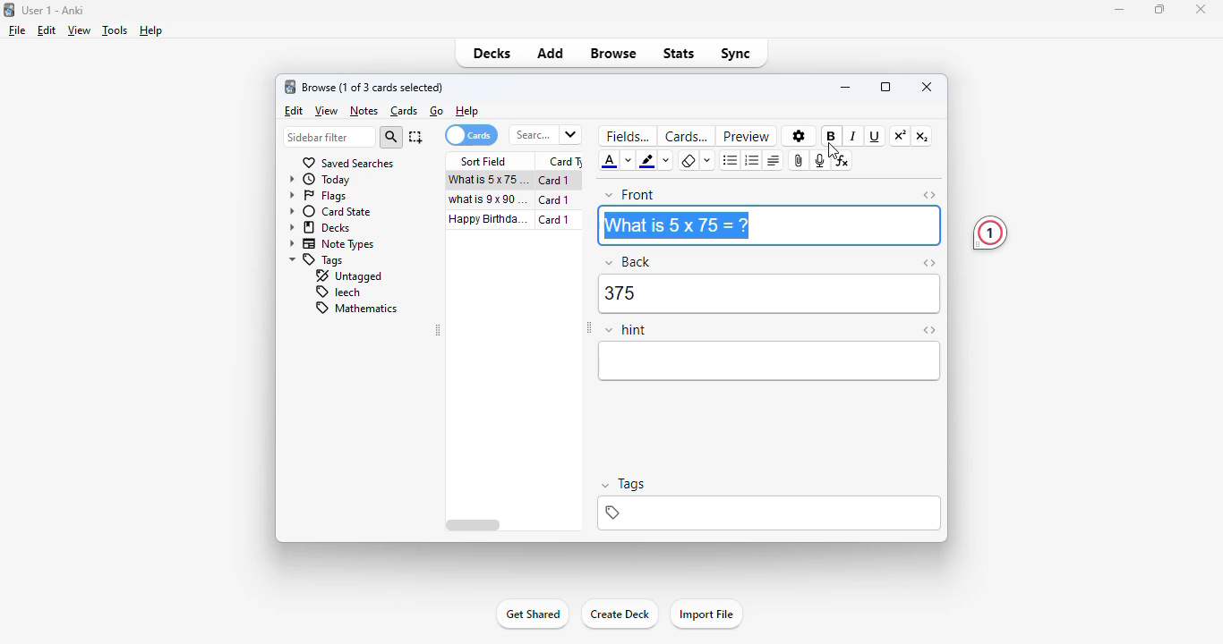 The image size is (1223, 644). What do you see at coordinates (47, 31) in the screenshot?
I see `edit` at bounding box center [47, 31].